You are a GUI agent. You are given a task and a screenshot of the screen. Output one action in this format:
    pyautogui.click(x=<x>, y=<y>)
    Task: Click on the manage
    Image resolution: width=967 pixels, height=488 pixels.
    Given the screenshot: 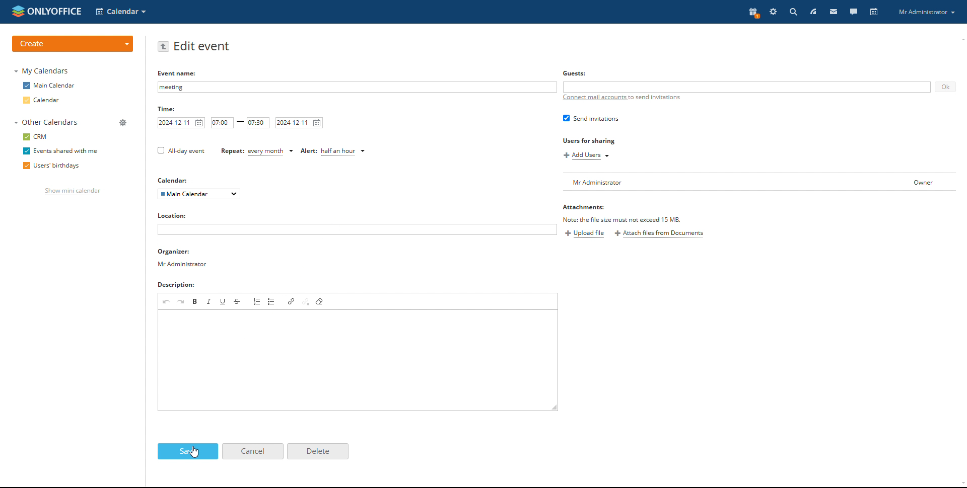 What is the action you would take?
    pyautogui.click(x=123, y=122)
    